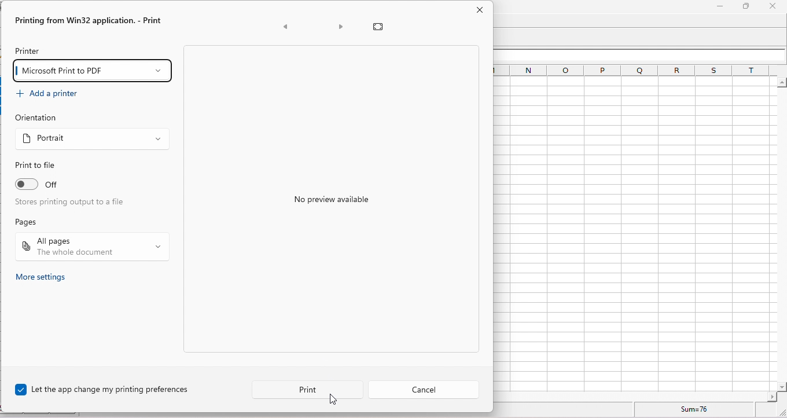 The height and width of the screenshot is (418, 787). I want to click on printing preferences, so click(110, 389).